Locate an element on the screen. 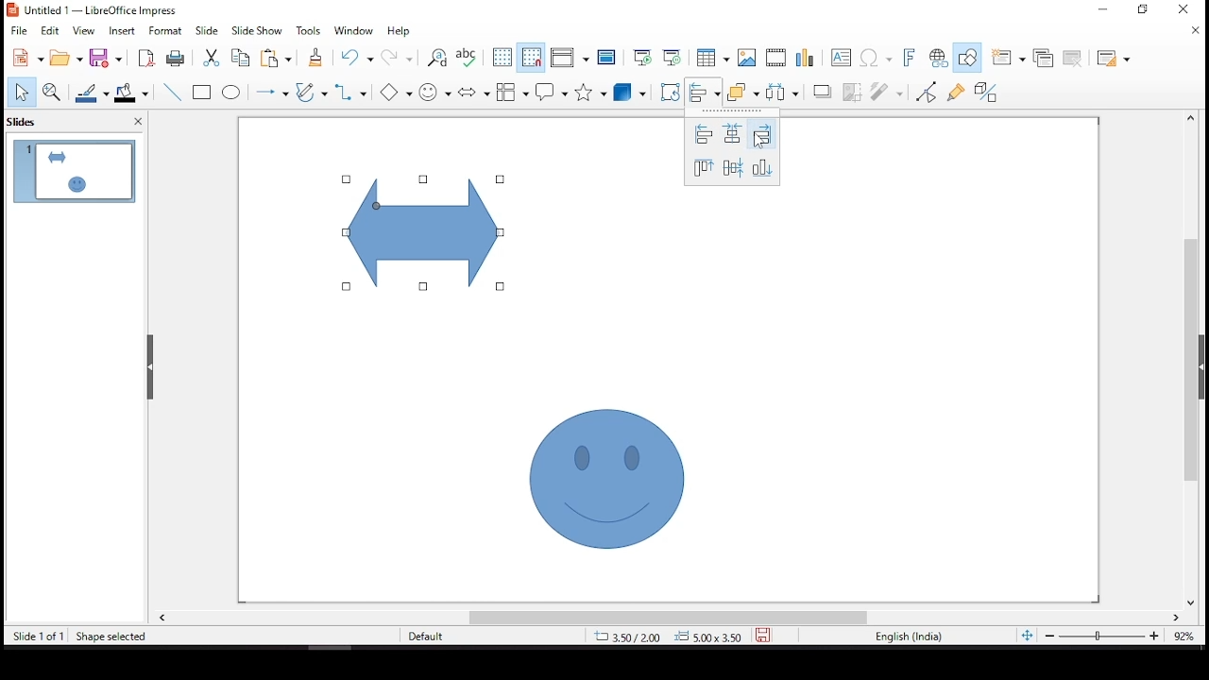 The width and height of the screenshot is (1209, 680). help is located at coordinates (399, 34).